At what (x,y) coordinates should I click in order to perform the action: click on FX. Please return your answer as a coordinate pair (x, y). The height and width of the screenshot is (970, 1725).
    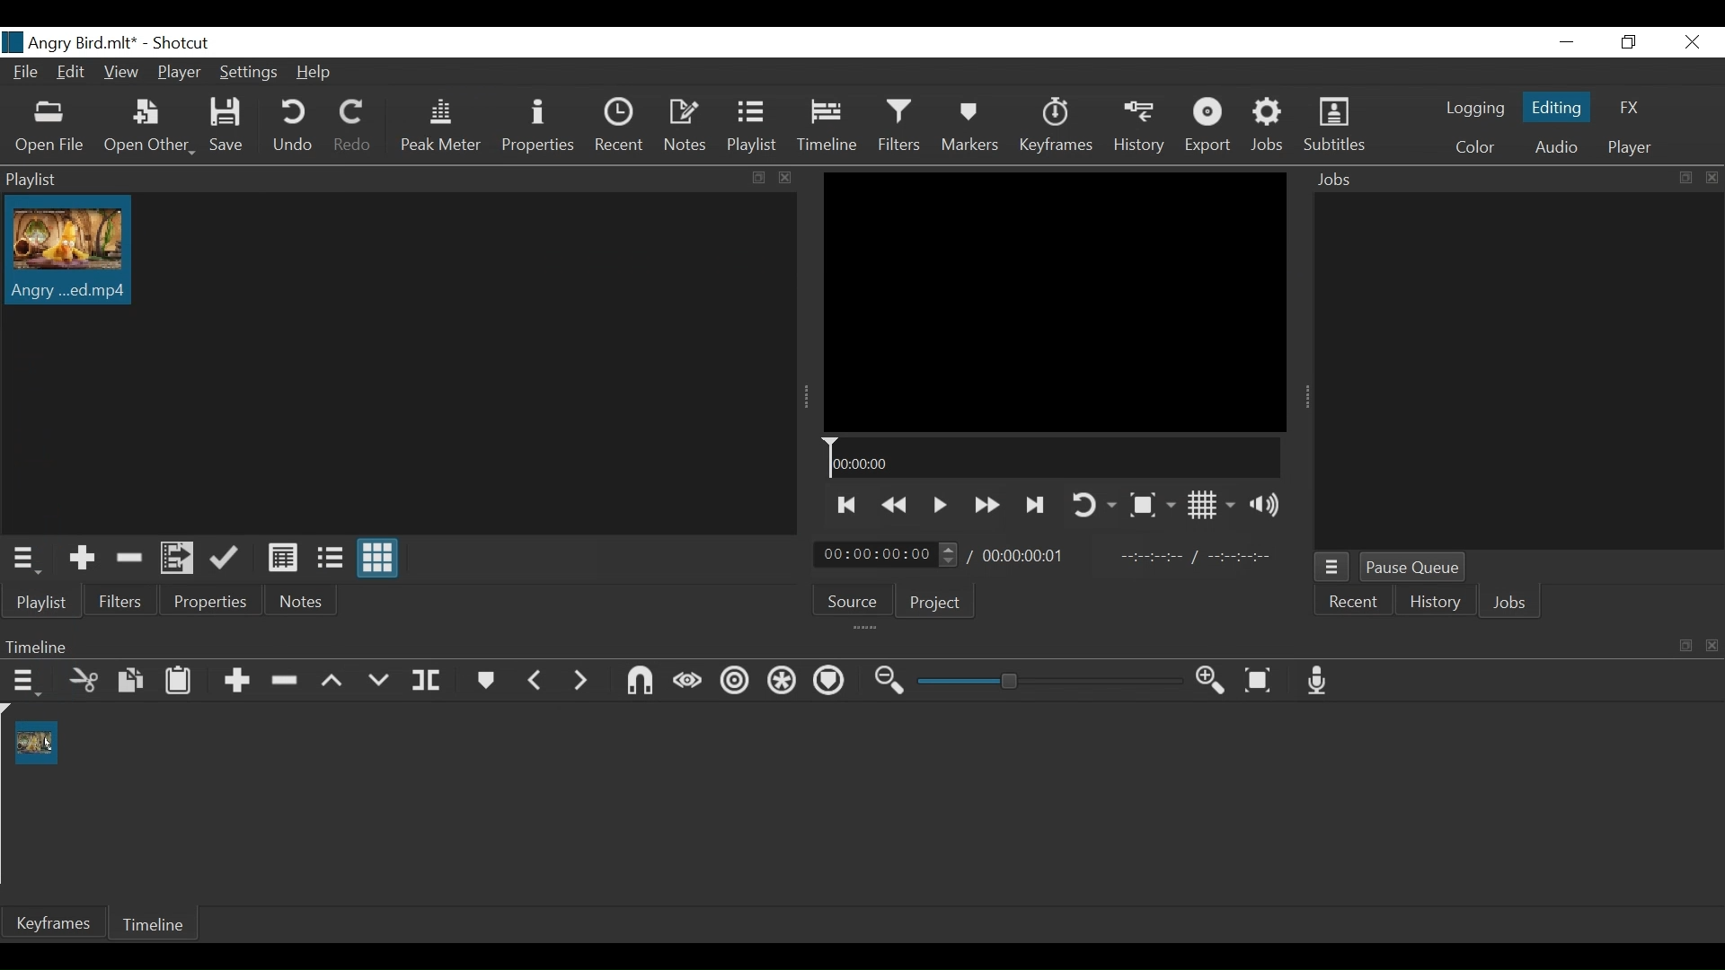
    Looking at the image, I should click on (1629, 108).